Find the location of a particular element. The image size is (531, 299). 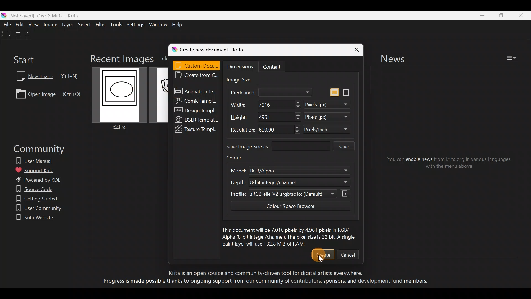

Dimensions is located at coordinates (241, 67).